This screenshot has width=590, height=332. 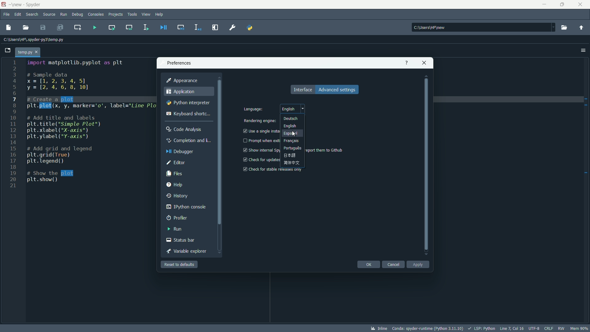 What do you see at coordinates (97, 15) in the screenshot?
I see `consoles` at bounding box center [97, 15].